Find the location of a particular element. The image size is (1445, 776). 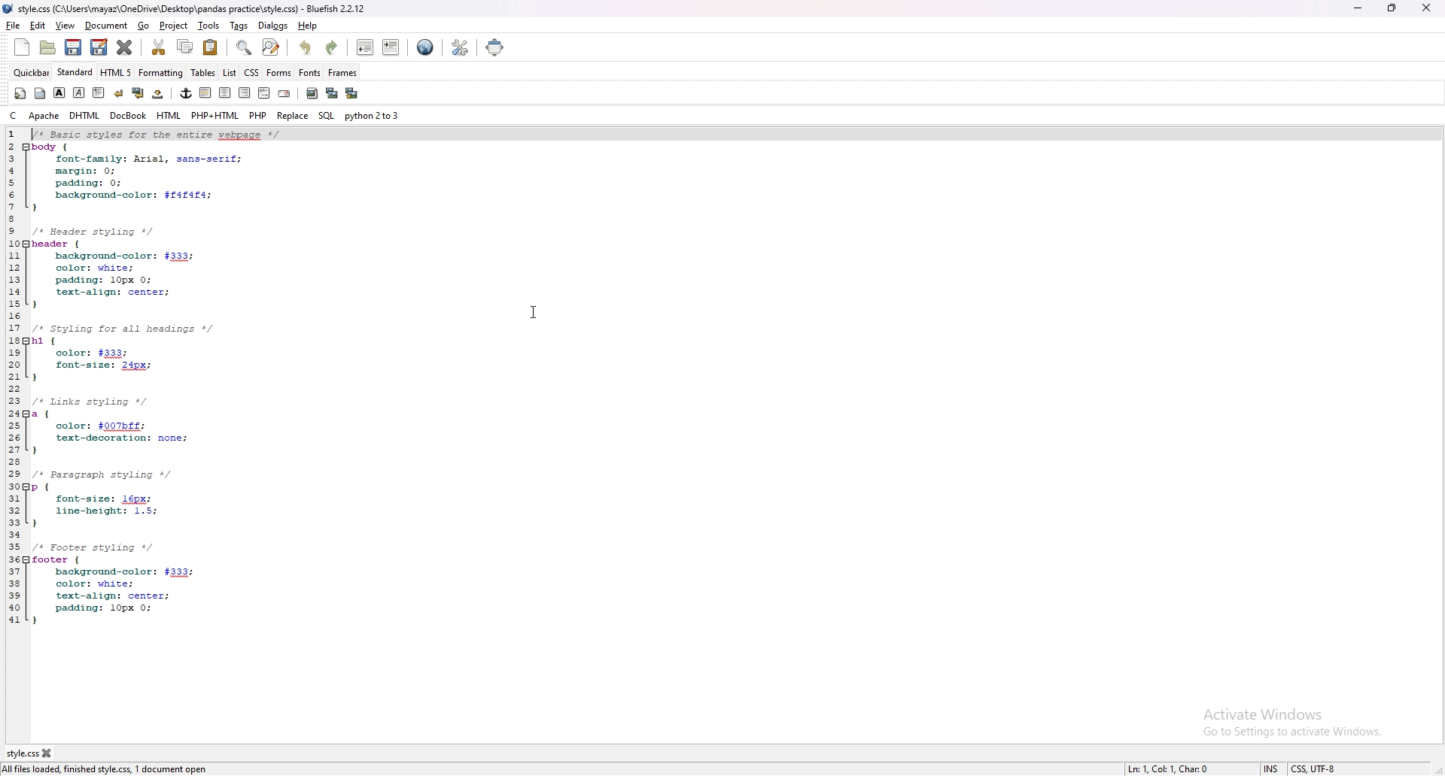

php is located at coordinates (259, 116).